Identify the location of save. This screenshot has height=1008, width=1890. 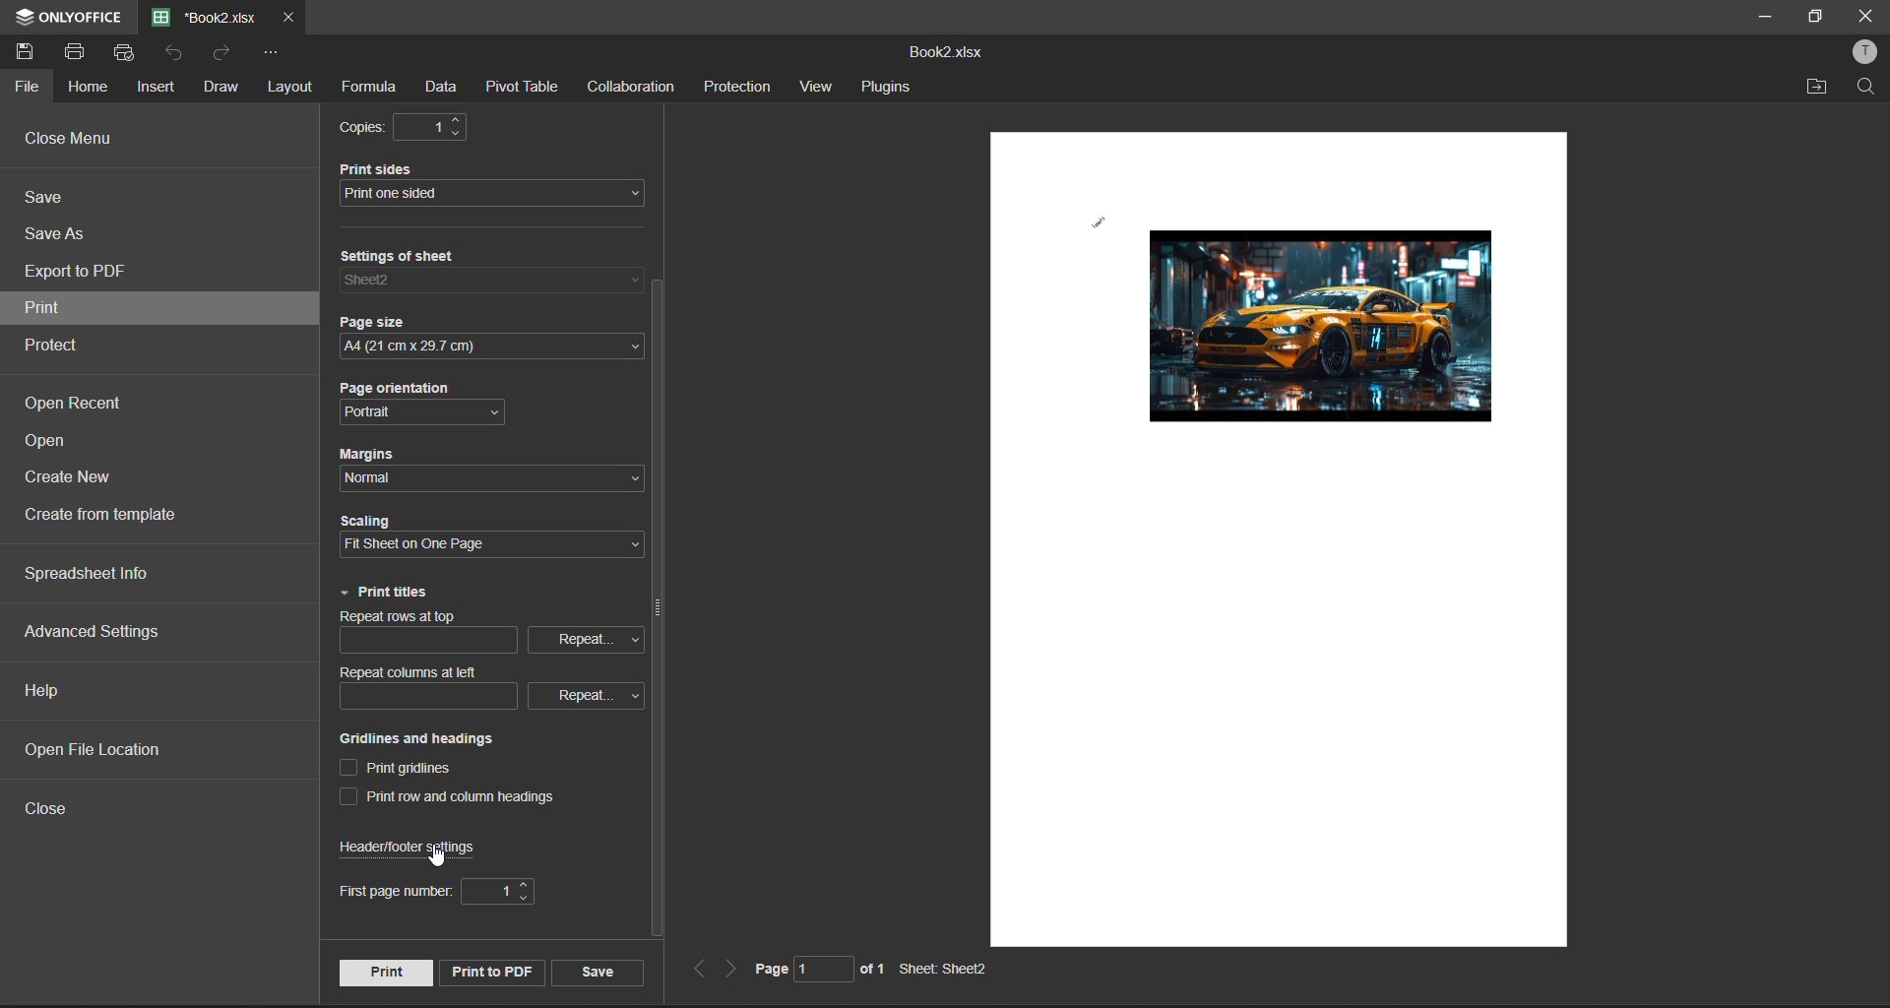
(596, 971).